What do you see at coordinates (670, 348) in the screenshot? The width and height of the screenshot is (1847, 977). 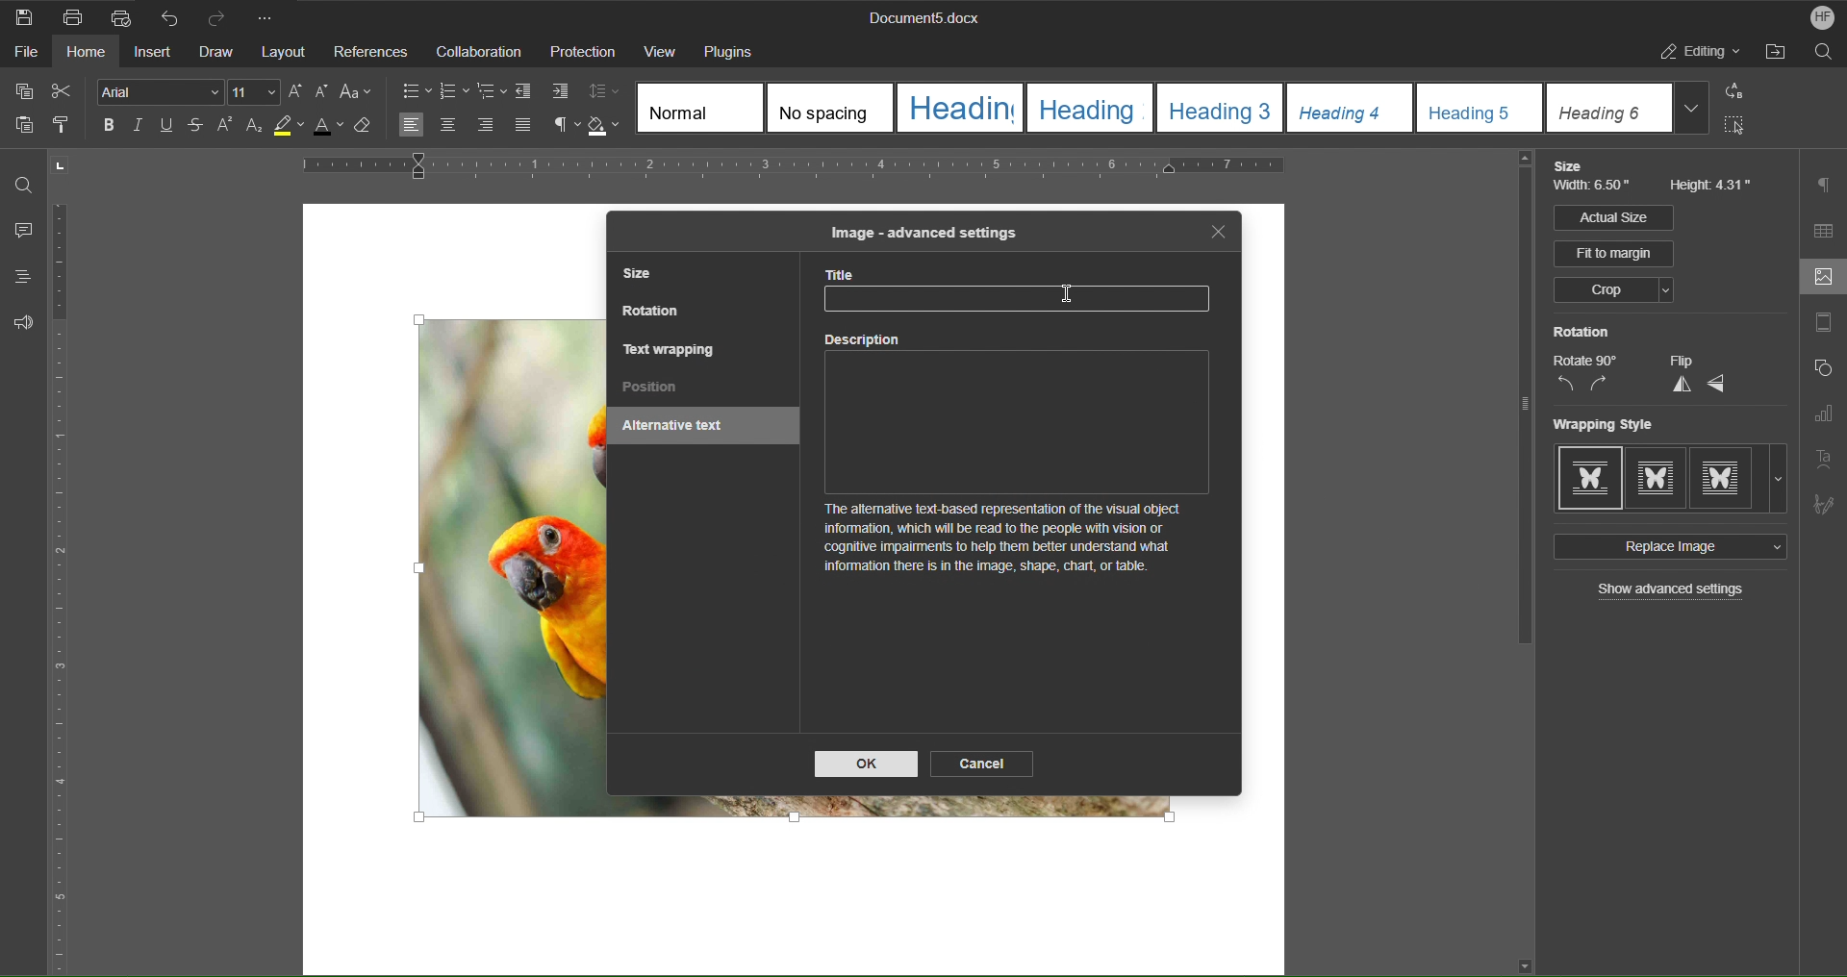 I see `Text wrappings` at bounding box center [670, 348].